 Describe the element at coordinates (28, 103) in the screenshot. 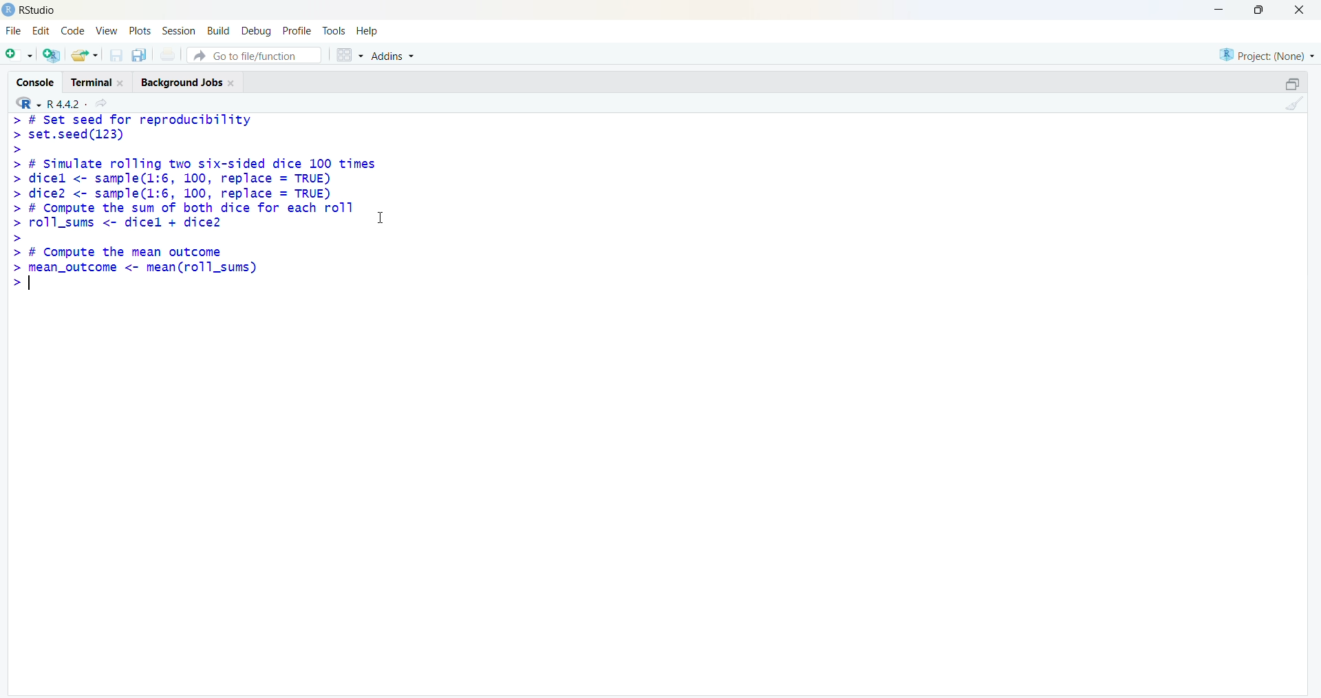

I see `R` at that location.